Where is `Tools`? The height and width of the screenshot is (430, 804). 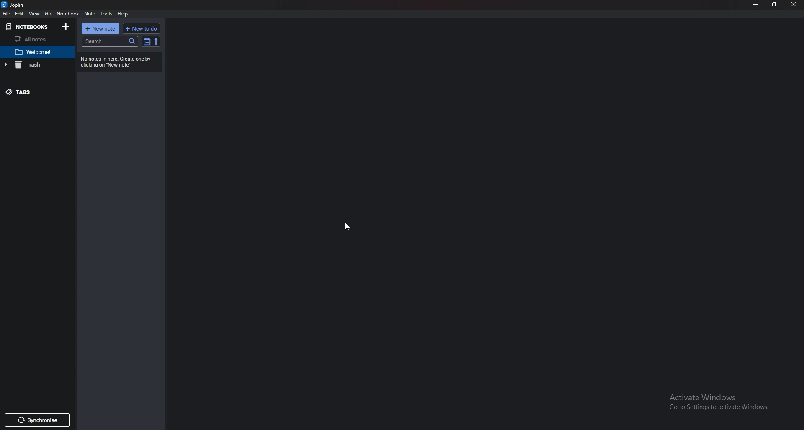 Tools is located at coordinates (106, 12).